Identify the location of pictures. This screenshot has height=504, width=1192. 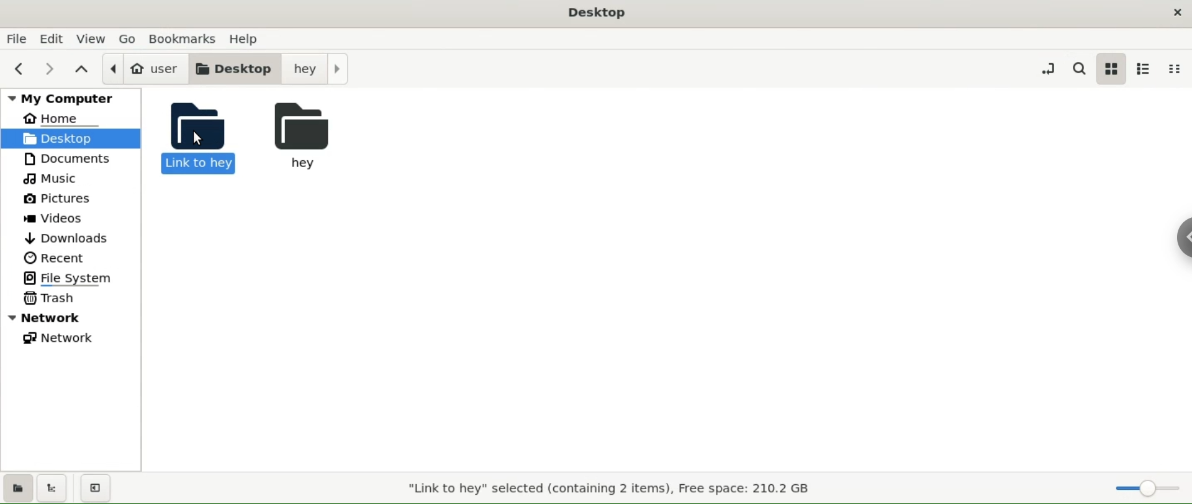
(56, 199).